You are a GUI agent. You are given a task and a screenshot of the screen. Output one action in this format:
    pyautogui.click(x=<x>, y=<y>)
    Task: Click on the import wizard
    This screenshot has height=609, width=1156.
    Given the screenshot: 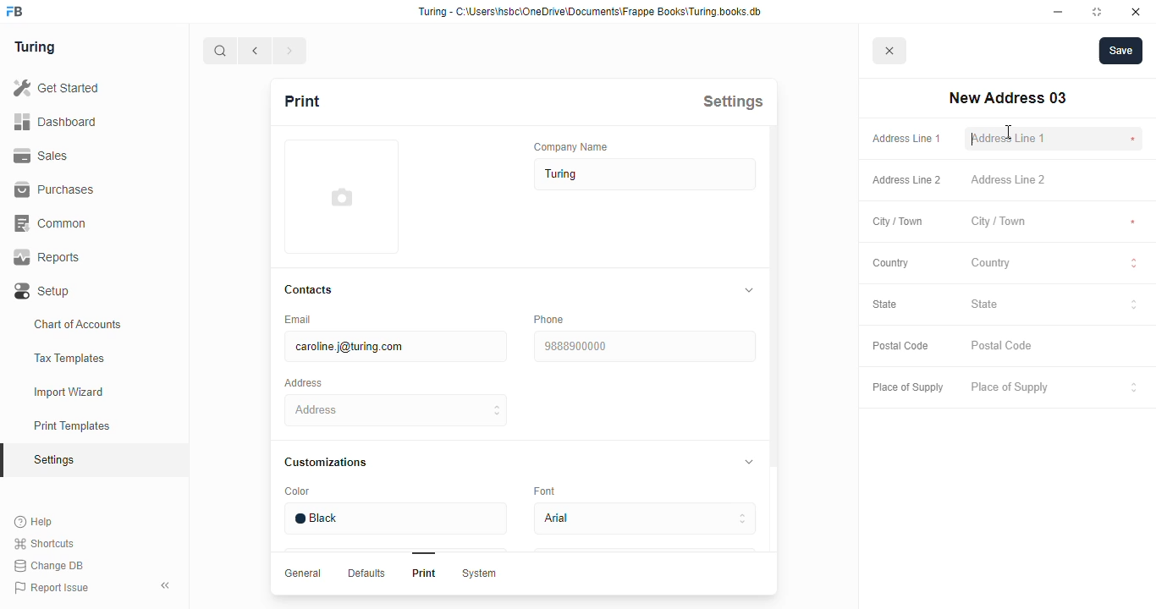 What is the action you would take?
    pyautogui.click(x=69, y=392)
    